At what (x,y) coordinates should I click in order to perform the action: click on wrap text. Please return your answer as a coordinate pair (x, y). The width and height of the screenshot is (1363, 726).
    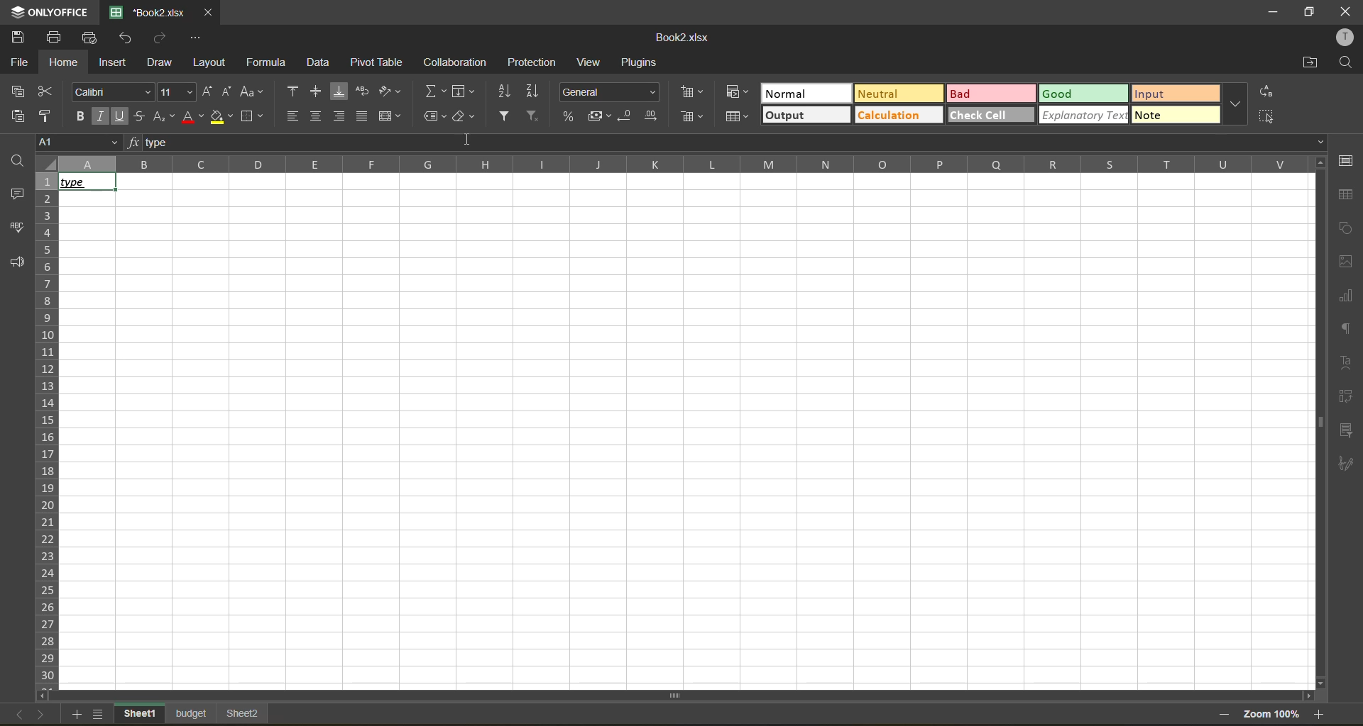
    Looking at the image, I should click on (366, 94).